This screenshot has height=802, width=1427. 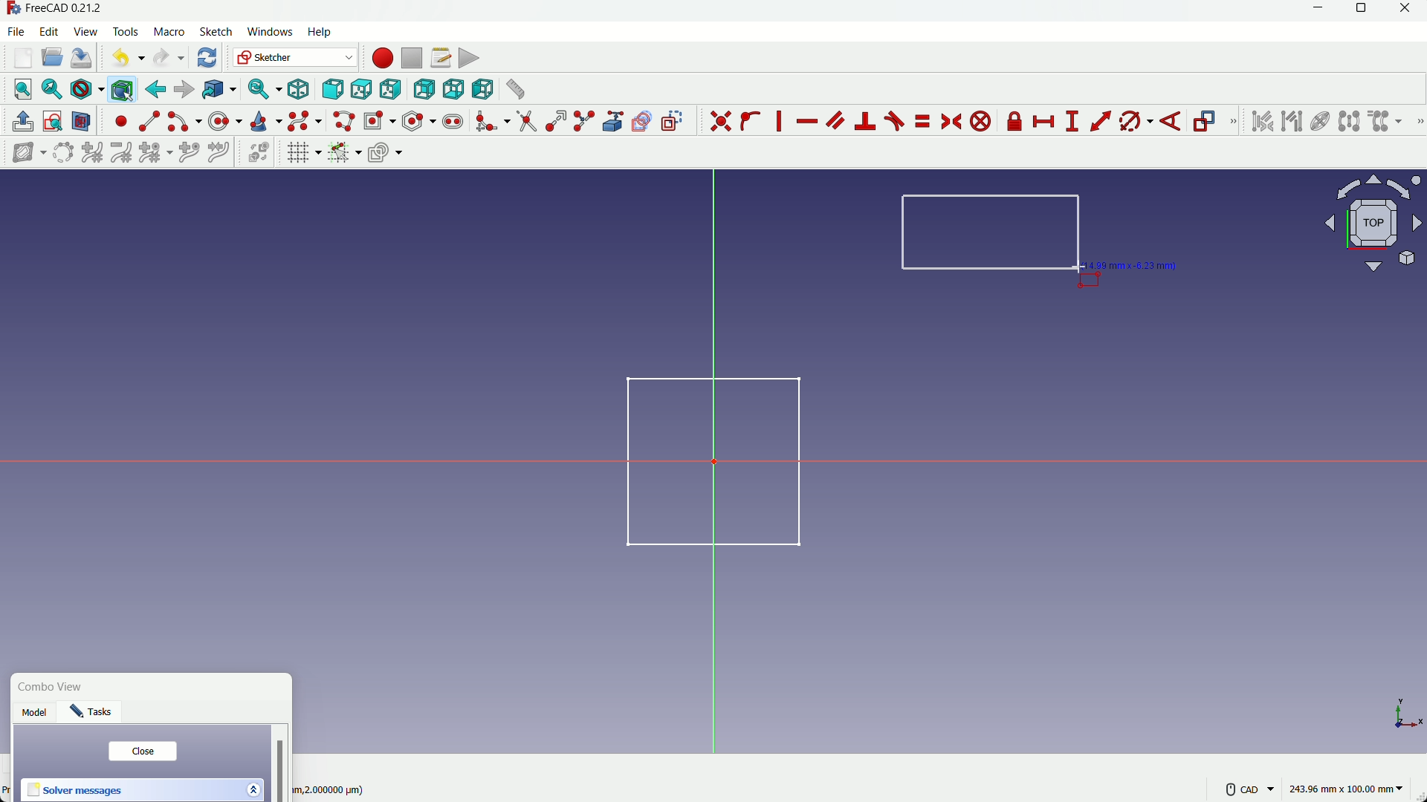 I want to click on constraint equal, so click(x=922, y=121).